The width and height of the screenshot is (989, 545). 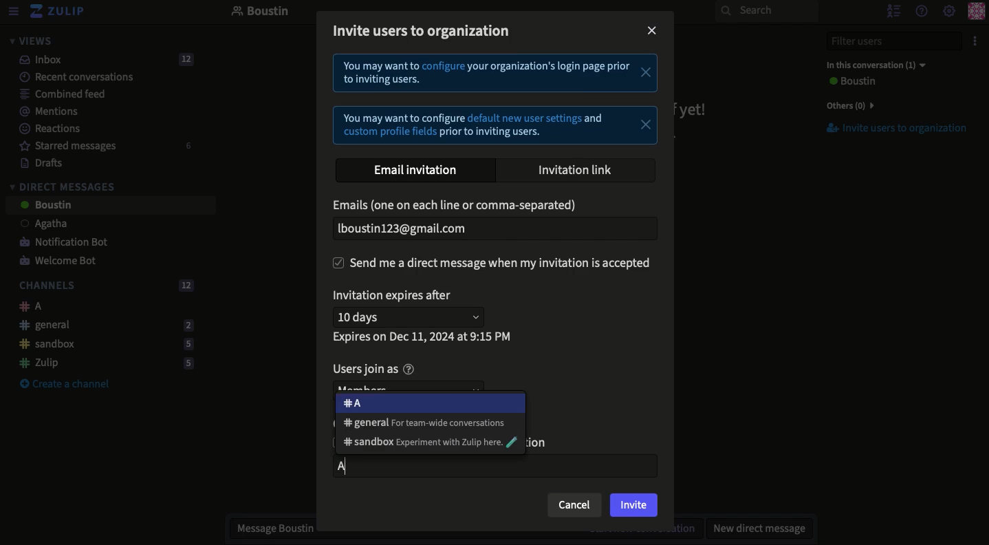 What do you see at coordinates (417, 170) in the screenshot?
I see `Email invitation ` at bounding box center [417, 170].